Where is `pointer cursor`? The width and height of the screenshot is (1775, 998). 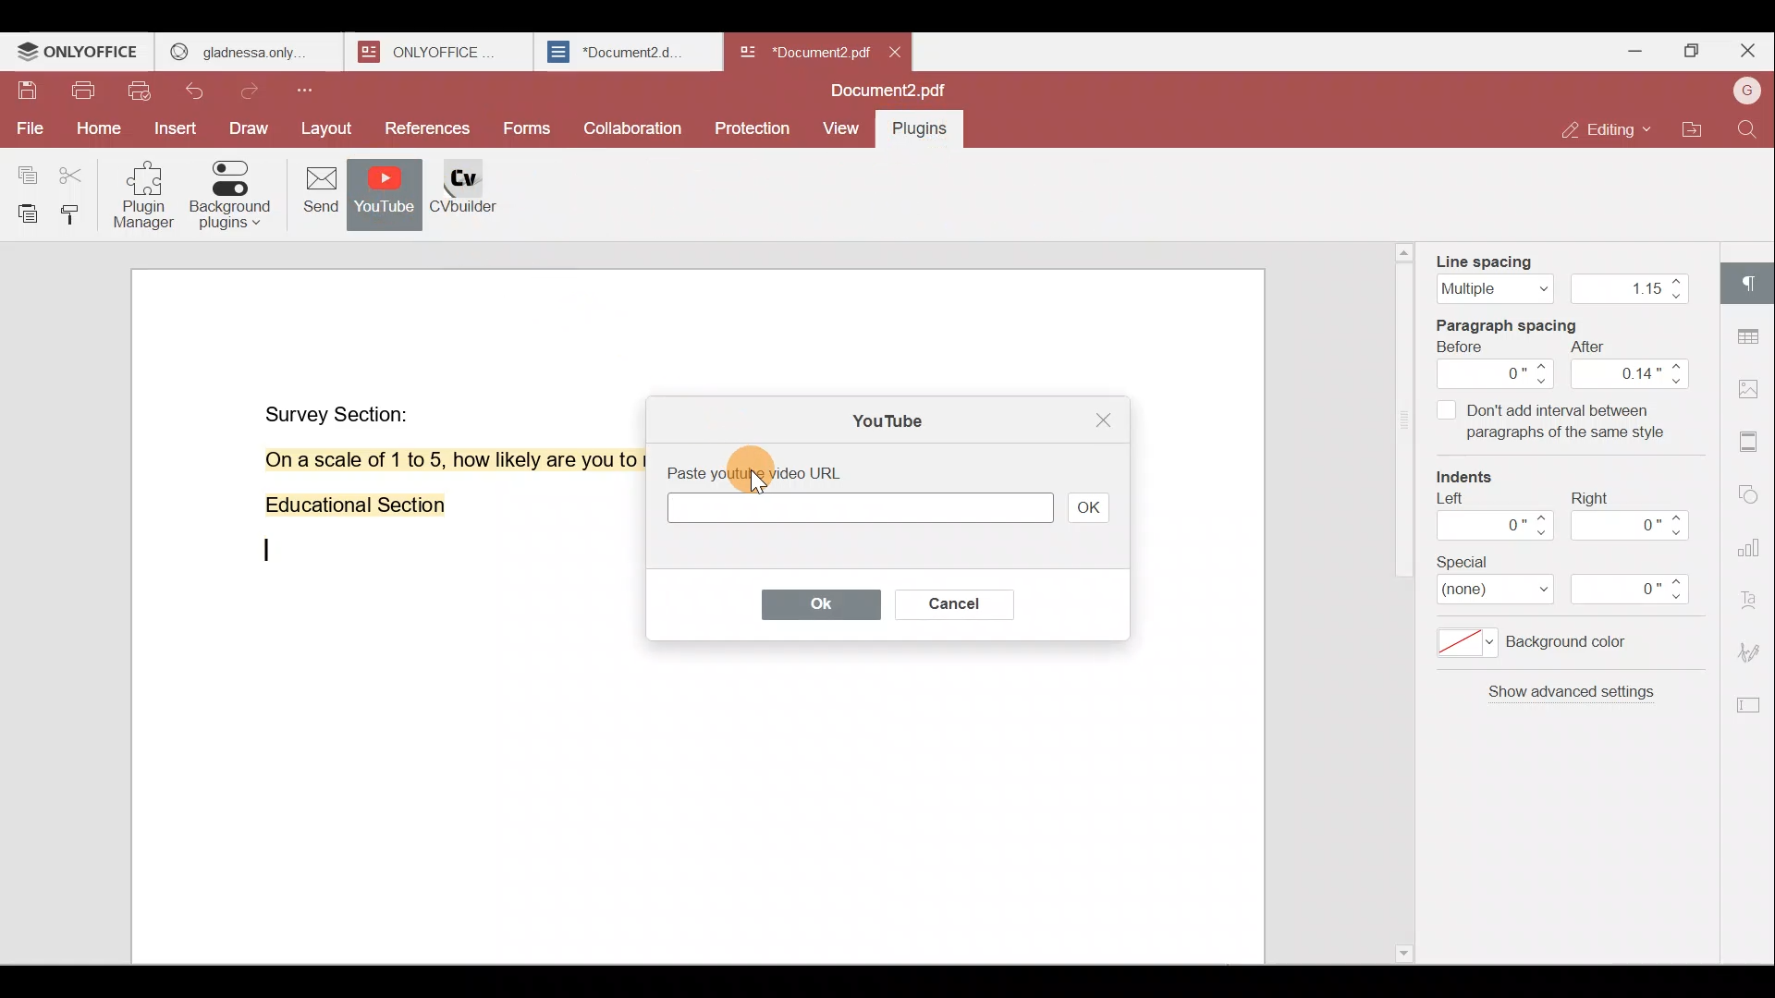
pointer cursor is located at coordinates (756, 476).